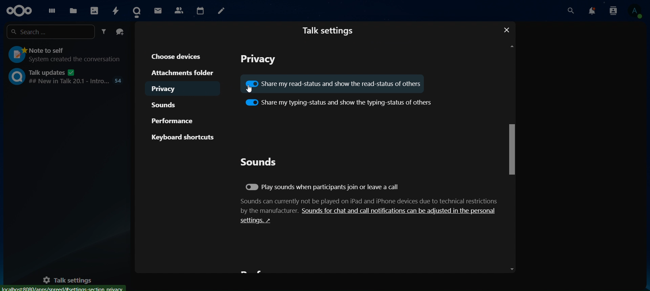 Image resolution: width=650 pixels, height=291 pixels. What do you see at coordinates (168, 104) in the screenshot?
I see `sounds` at bounding box center [168, 104].